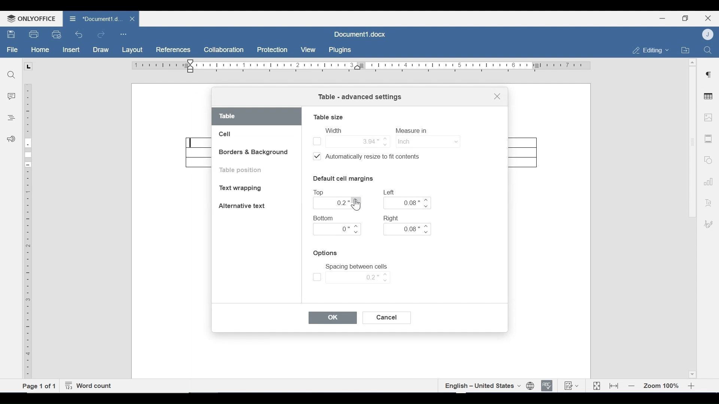 This screenshot has width=719, height=404. What do you see at coordinates (359, 98) in the screenshot?
I see `Table - advanced settings` at bounding box center [359, 98].